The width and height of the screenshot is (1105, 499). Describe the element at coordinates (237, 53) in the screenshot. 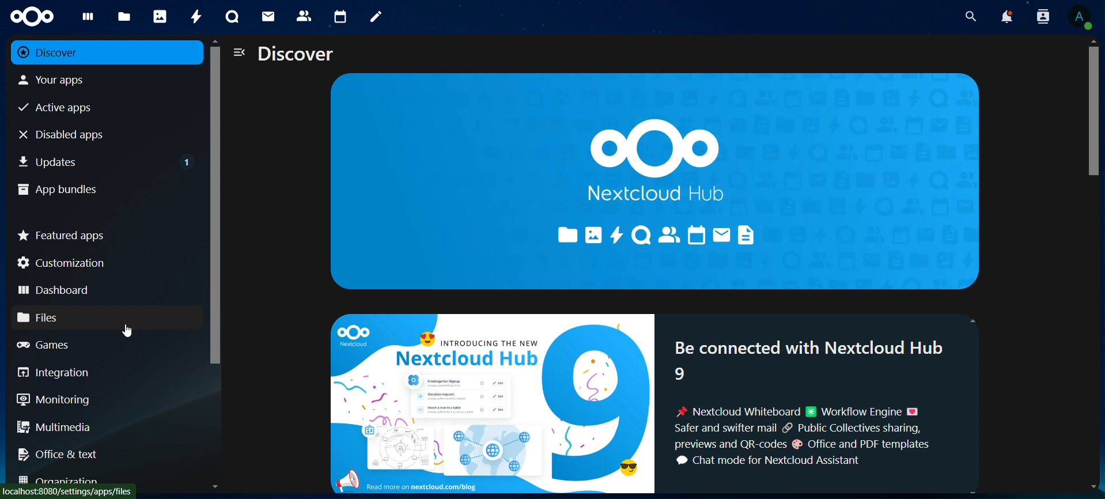

I see `close navigation` at that location.